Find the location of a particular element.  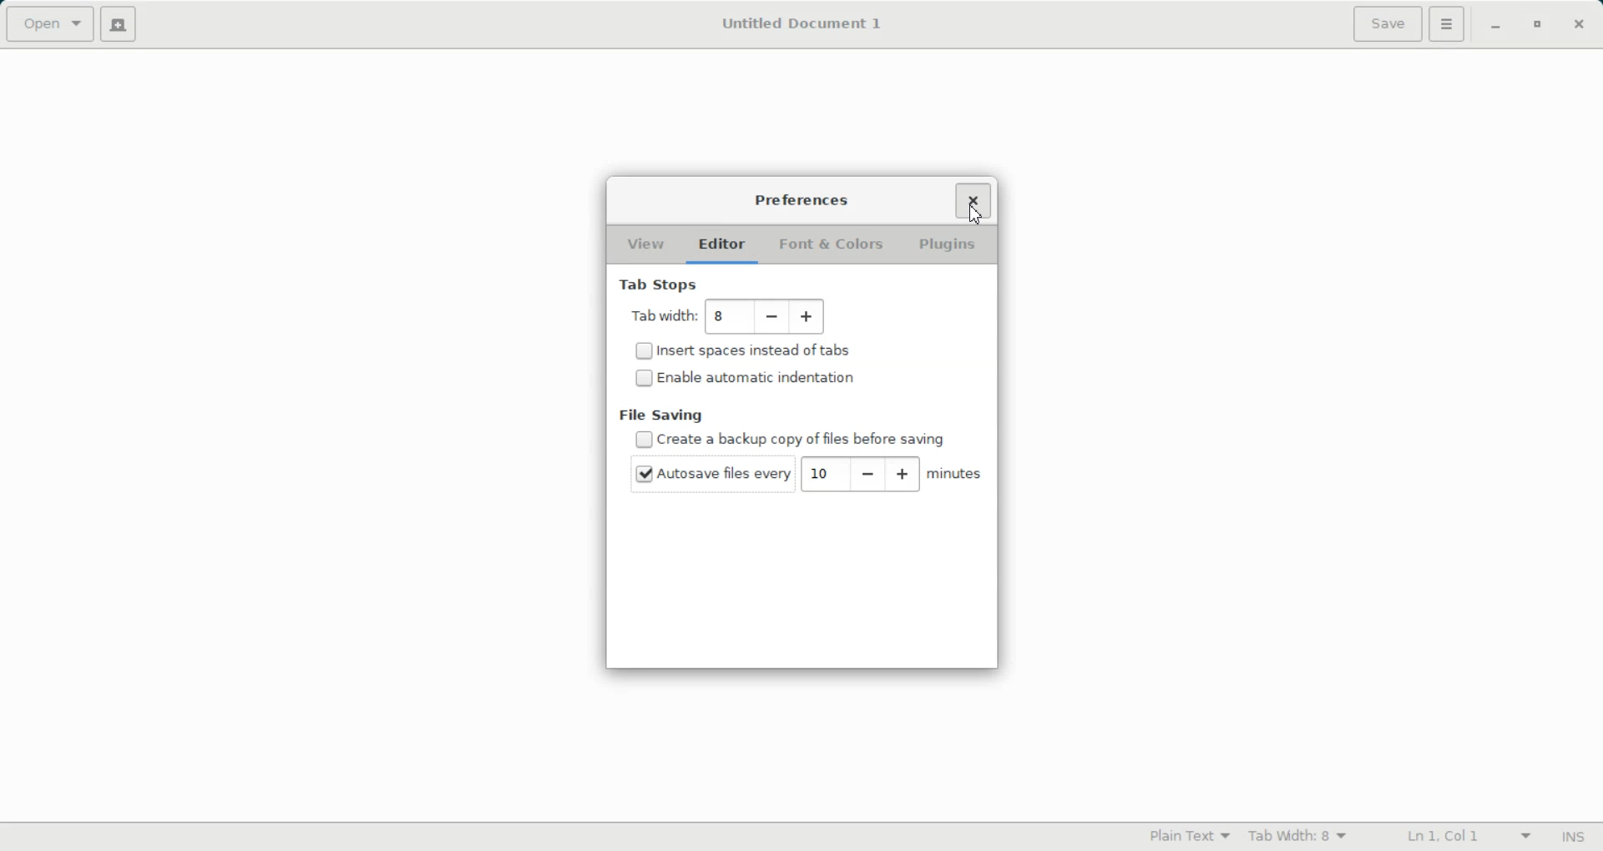

Tab Stops is located at coordinates (655, 283).